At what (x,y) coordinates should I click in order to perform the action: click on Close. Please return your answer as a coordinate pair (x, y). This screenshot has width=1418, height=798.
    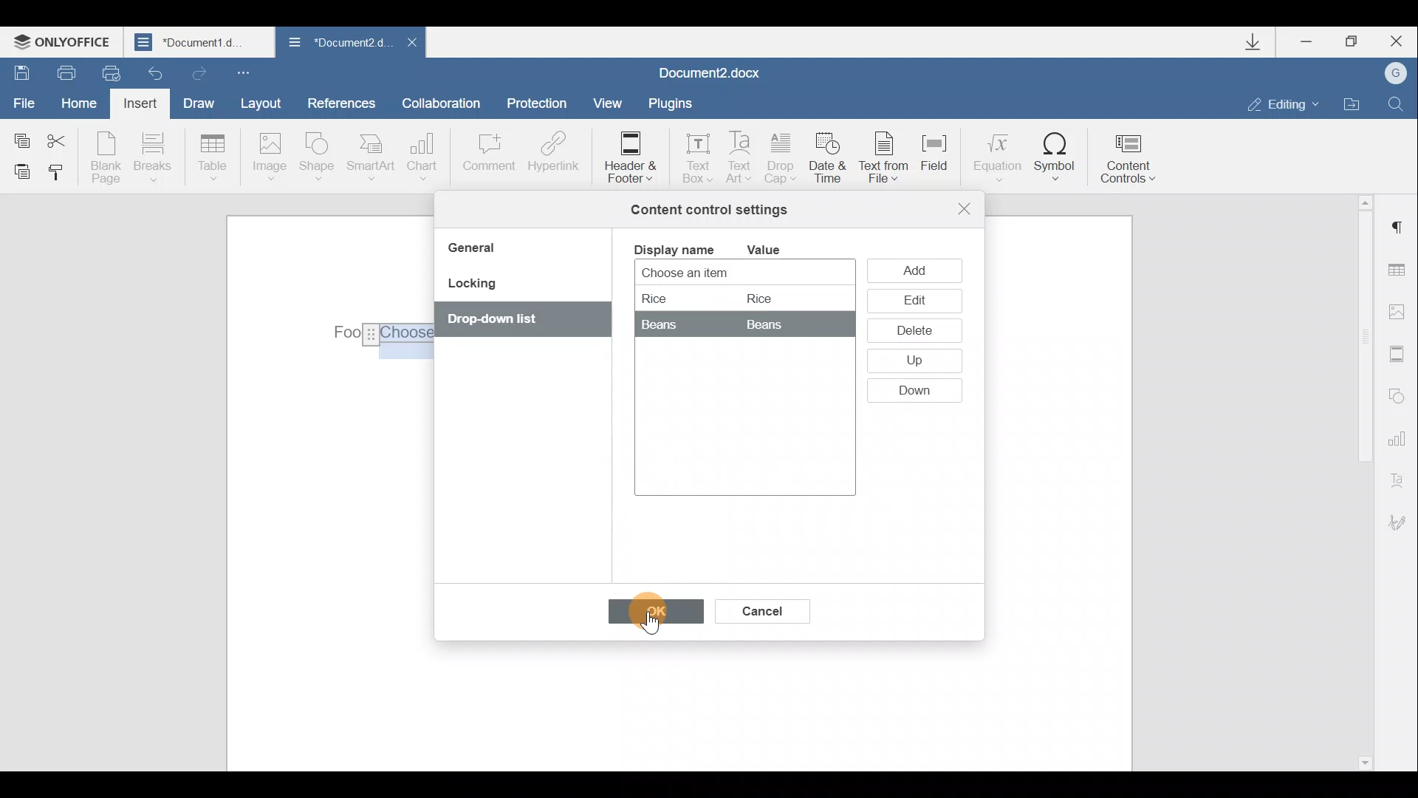
    Looking at the image, I should click on (411, 47).